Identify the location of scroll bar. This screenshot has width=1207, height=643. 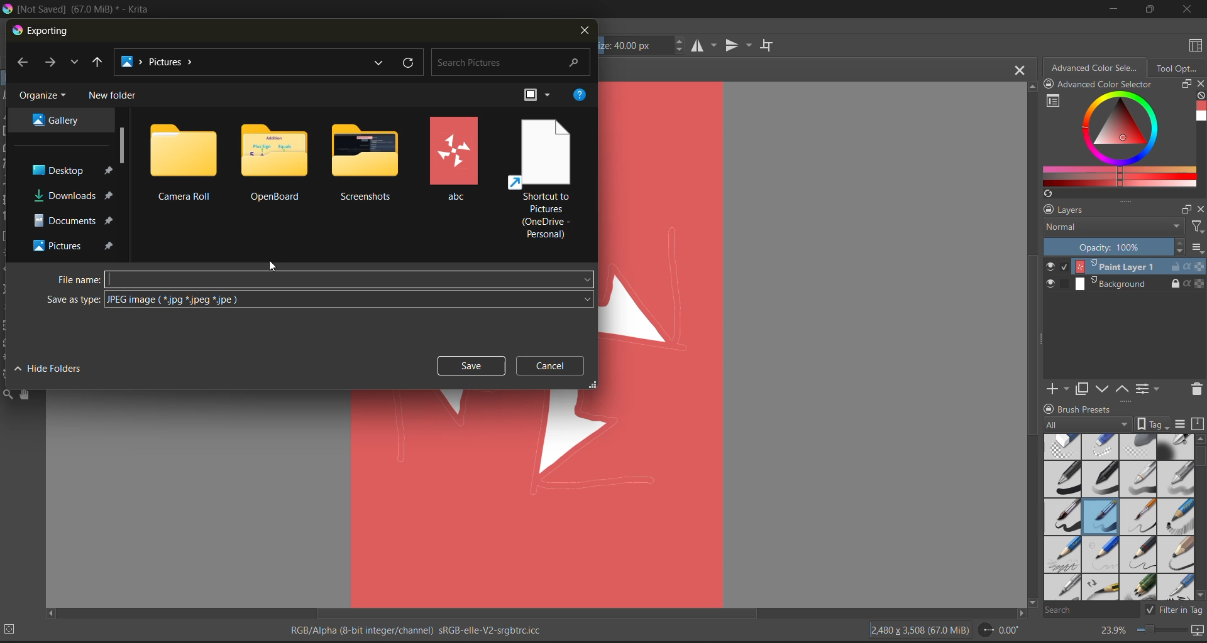
(122, 144).